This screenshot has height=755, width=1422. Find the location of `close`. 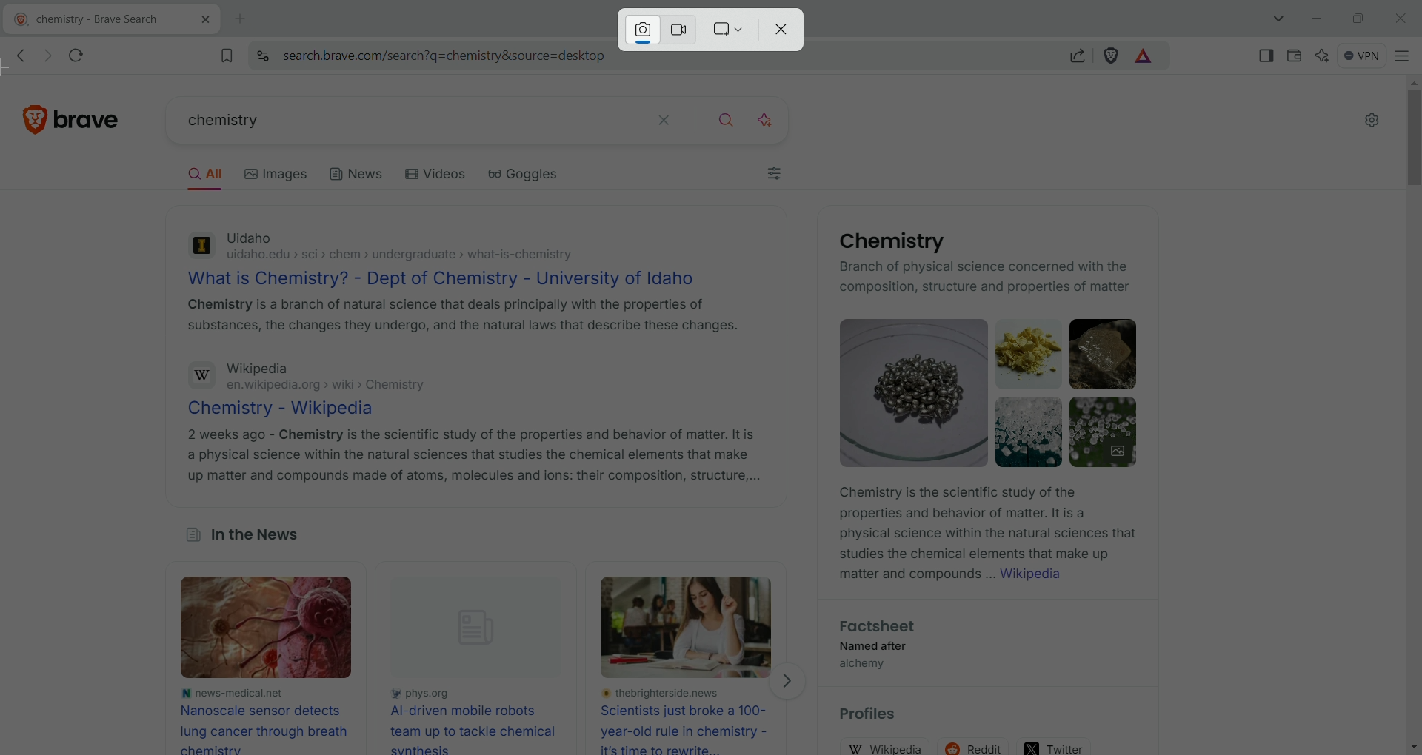

close is located at coordinates (198, 22).